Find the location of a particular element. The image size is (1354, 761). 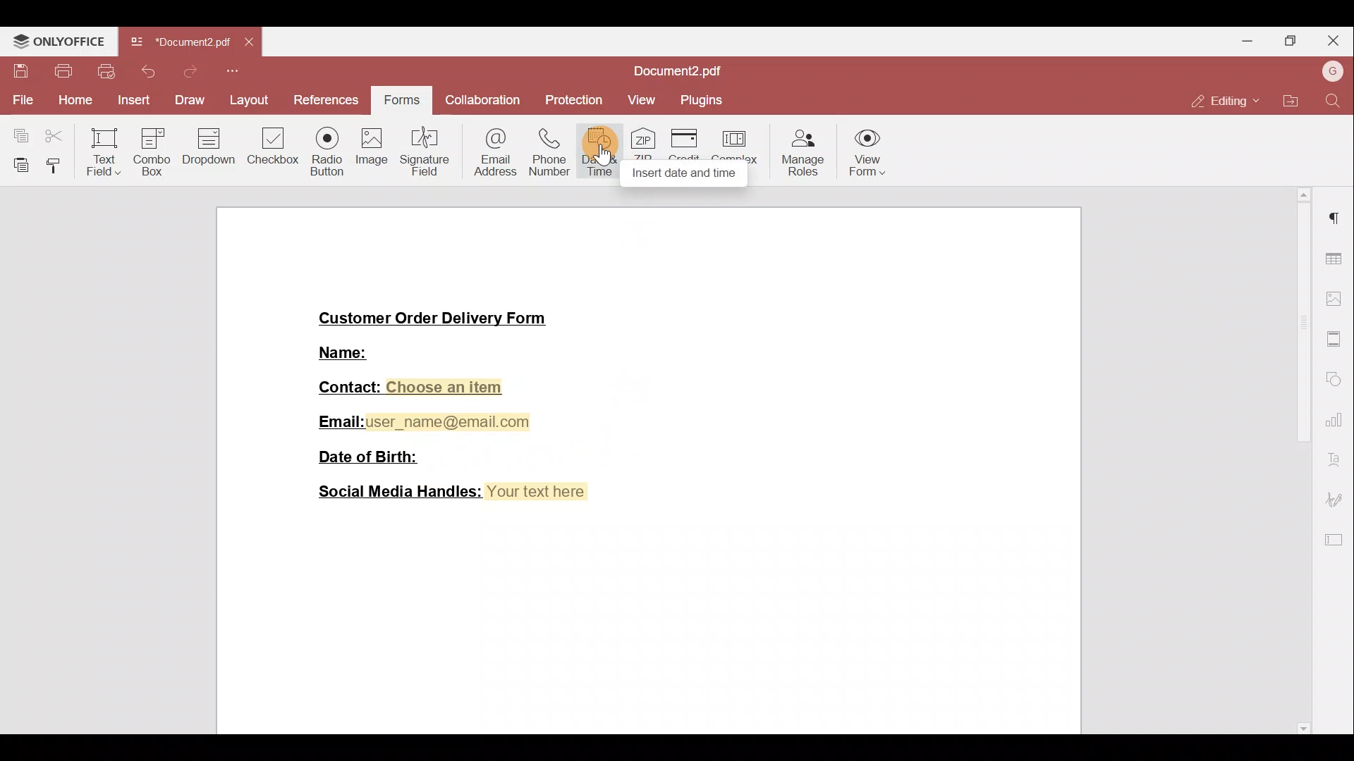

Close is located at coordinates (1334, 41).